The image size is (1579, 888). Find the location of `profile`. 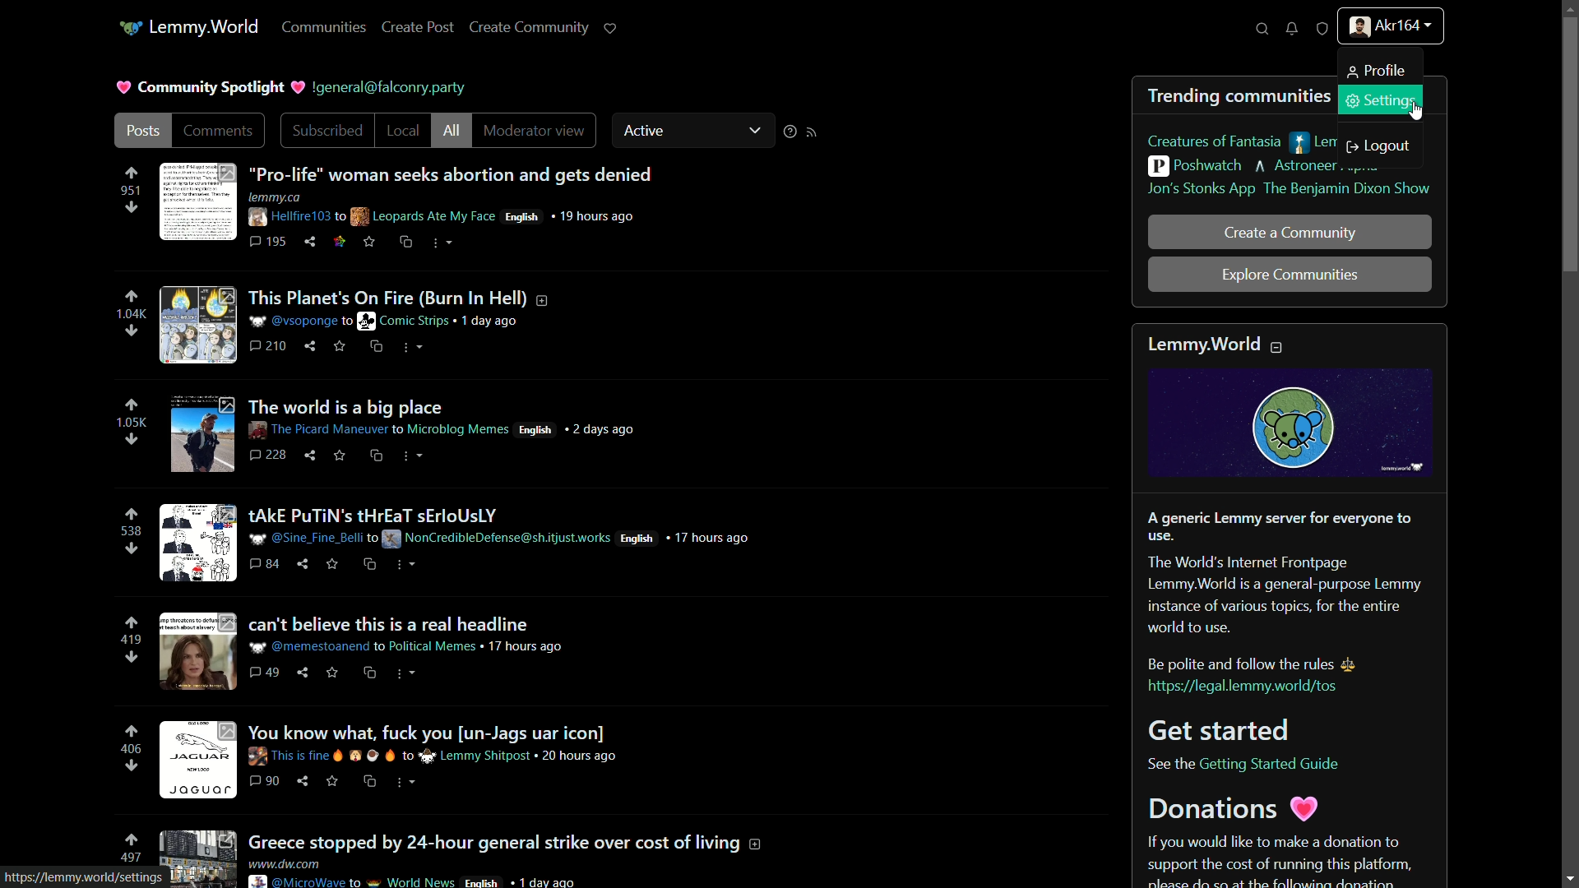

profile is located at coordinates (1390, 29).